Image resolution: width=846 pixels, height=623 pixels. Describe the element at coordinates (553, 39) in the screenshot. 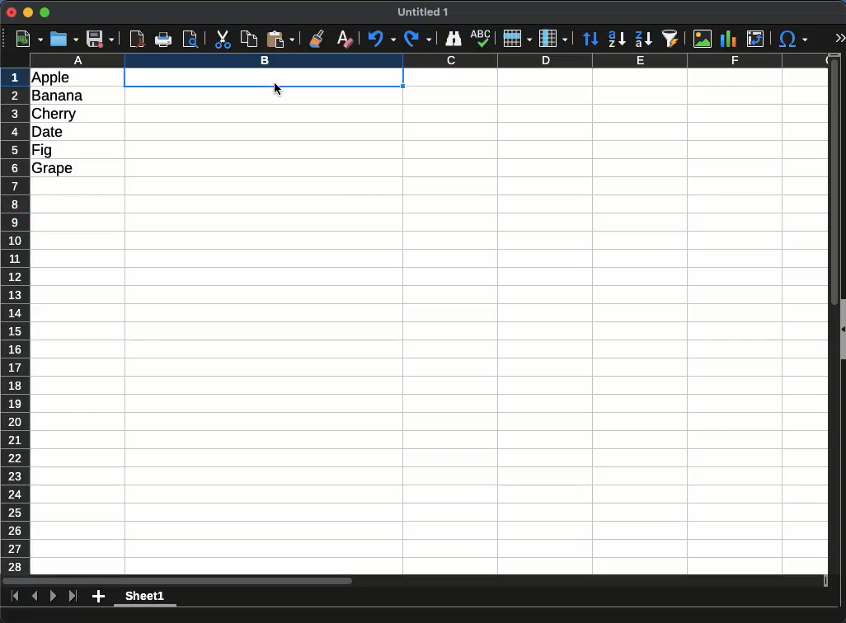

I see `column` at that location.